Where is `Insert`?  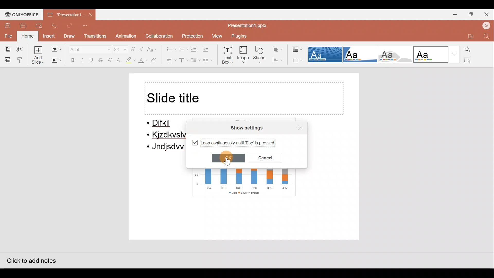
Insert is located at coordinates (47, 36).